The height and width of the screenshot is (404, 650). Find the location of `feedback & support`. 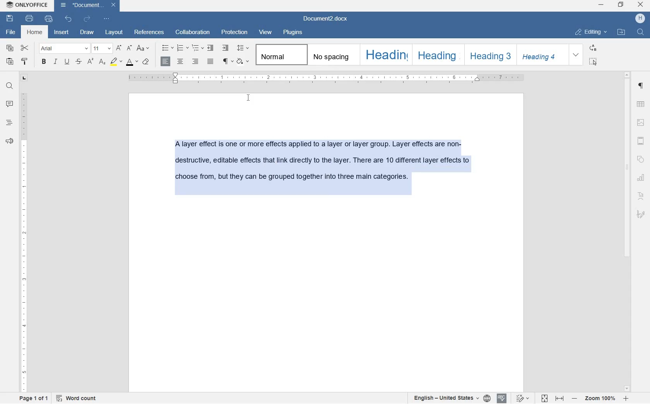

feedback & support is located at coordinates (9, 141).